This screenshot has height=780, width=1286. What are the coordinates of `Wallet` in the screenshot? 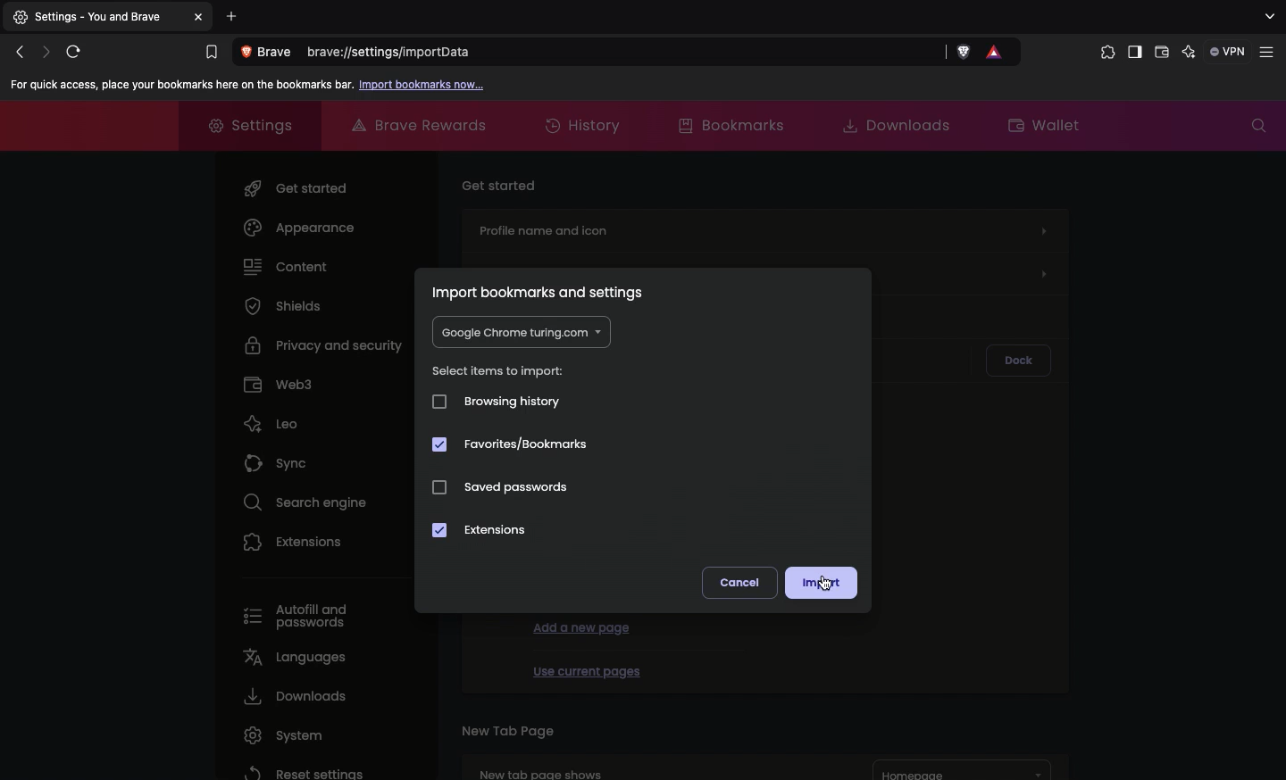 It's located at (1046, 123).